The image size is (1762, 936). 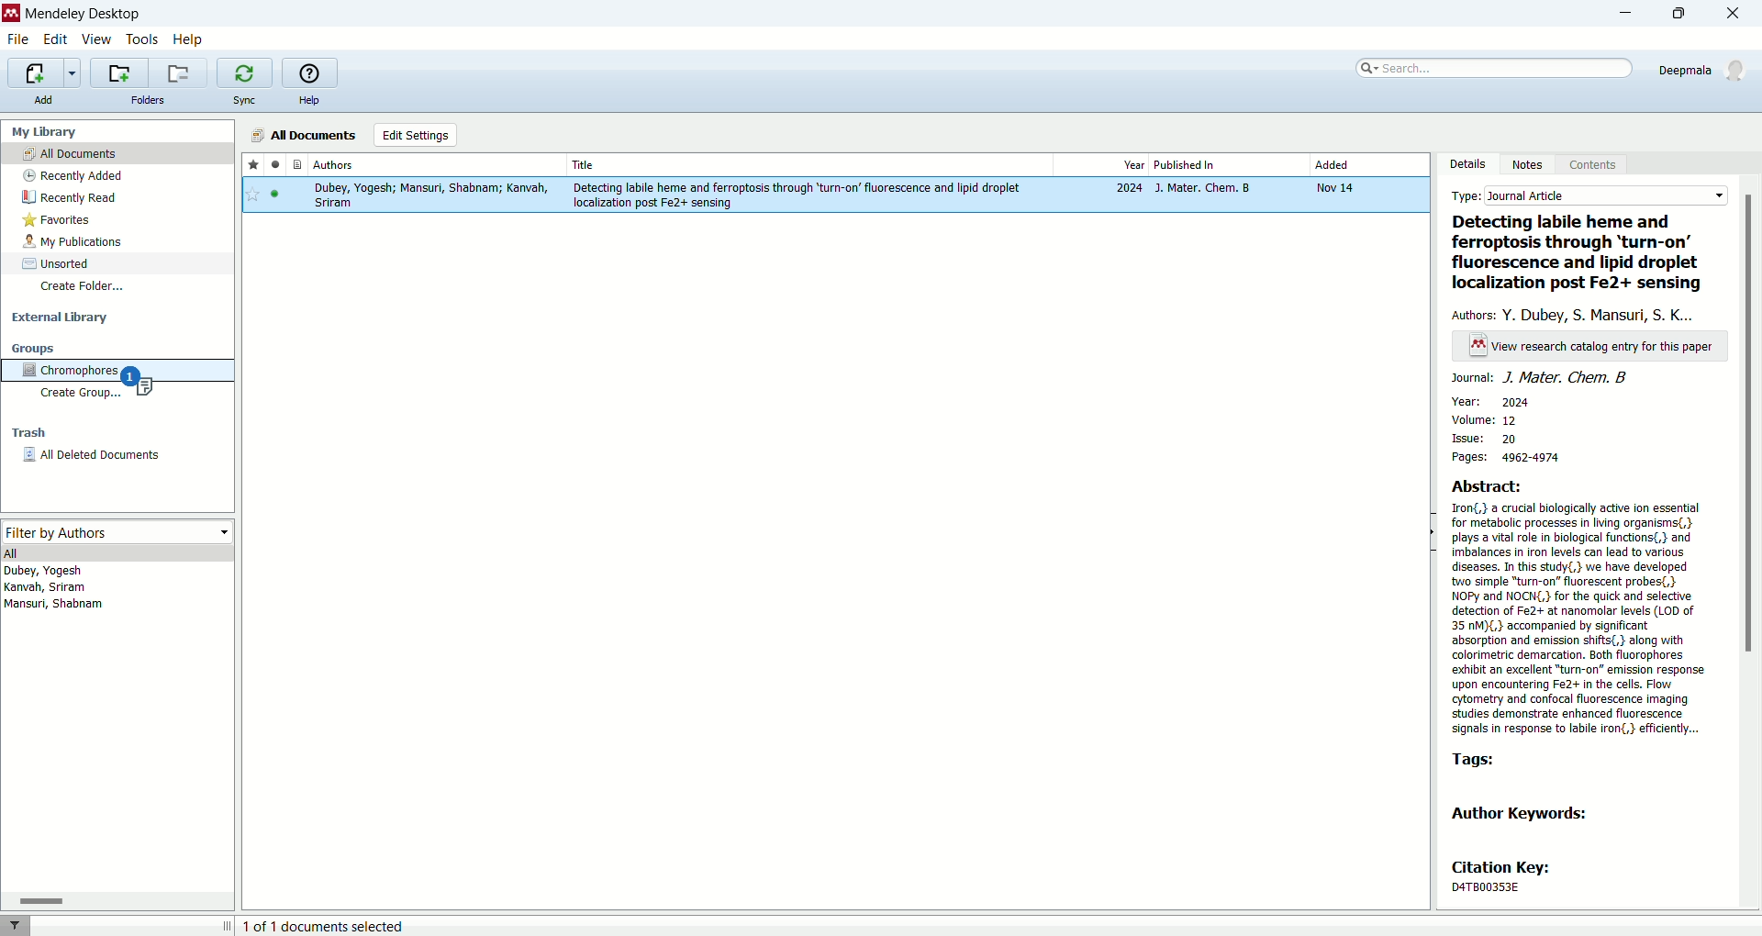 What do you see at coordinates (47, 132) in the screenshot?
I see `my library` at bounding box center [47, 132].